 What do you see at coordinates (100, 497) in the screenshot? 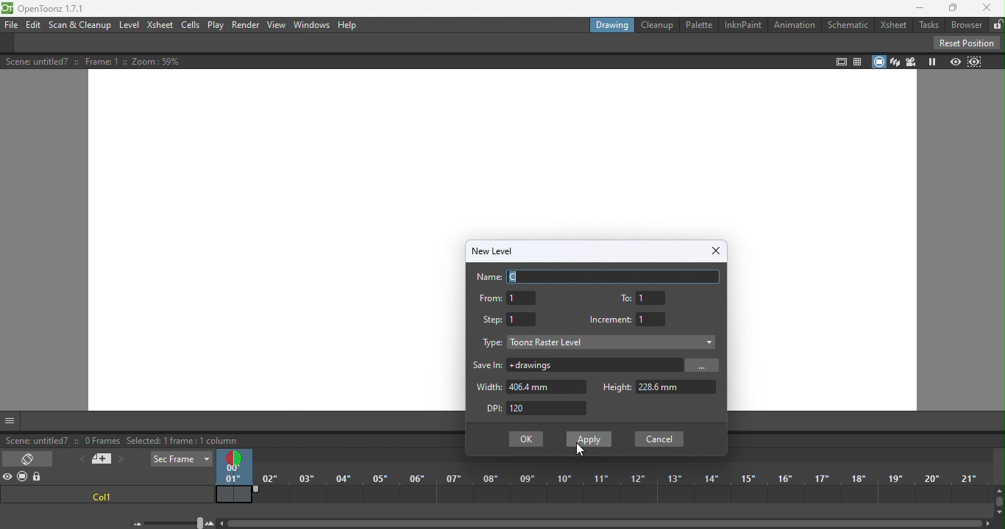
I see `col1` at bounding box center [100, 497].